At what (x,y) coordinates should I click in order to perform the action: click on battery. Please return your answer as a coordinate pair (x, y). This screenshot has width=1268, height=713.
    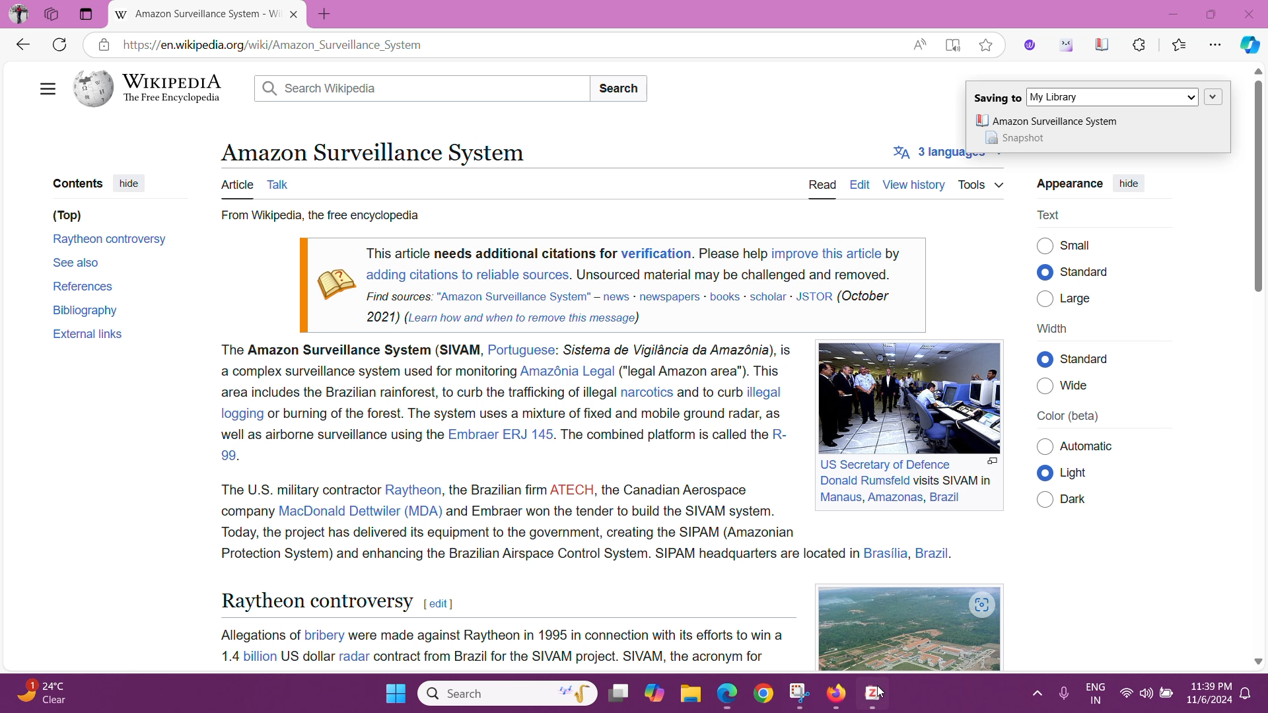
    Looking at the image, I should click on (1164, 693).